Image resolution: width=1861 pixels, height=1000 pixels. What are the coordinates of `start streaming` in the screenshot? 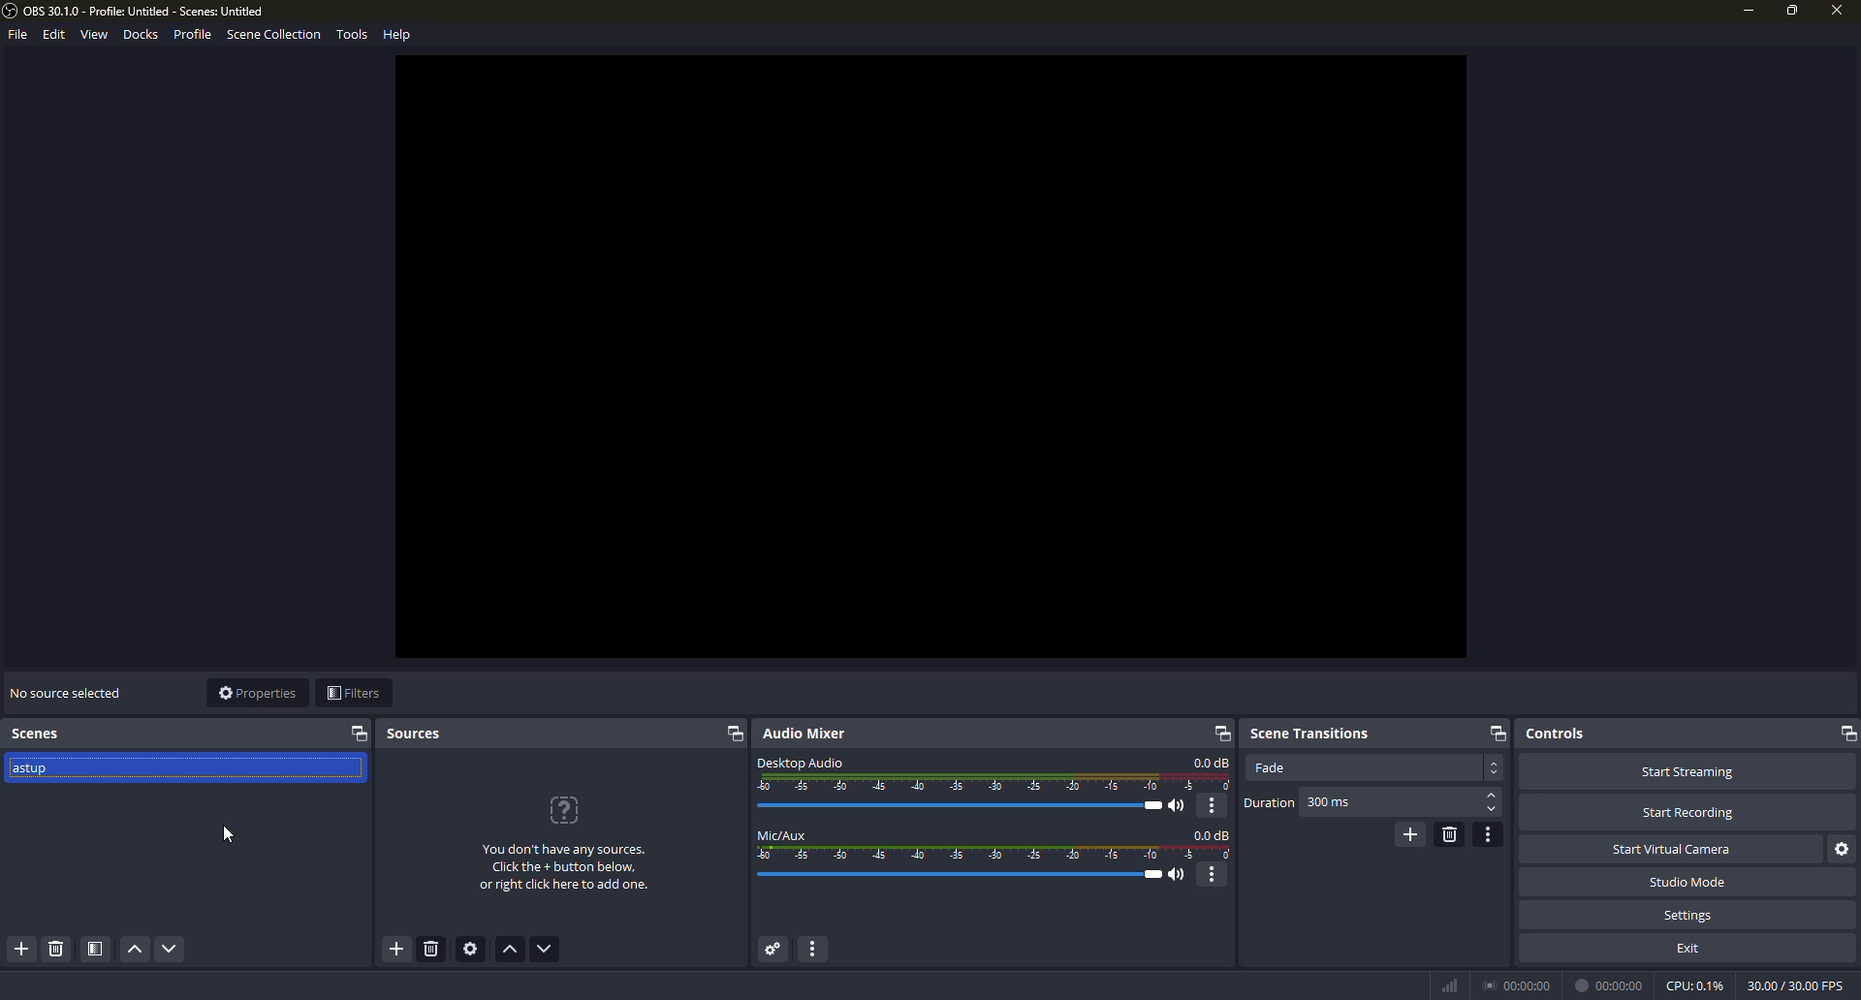 It's located at (1687, 770).